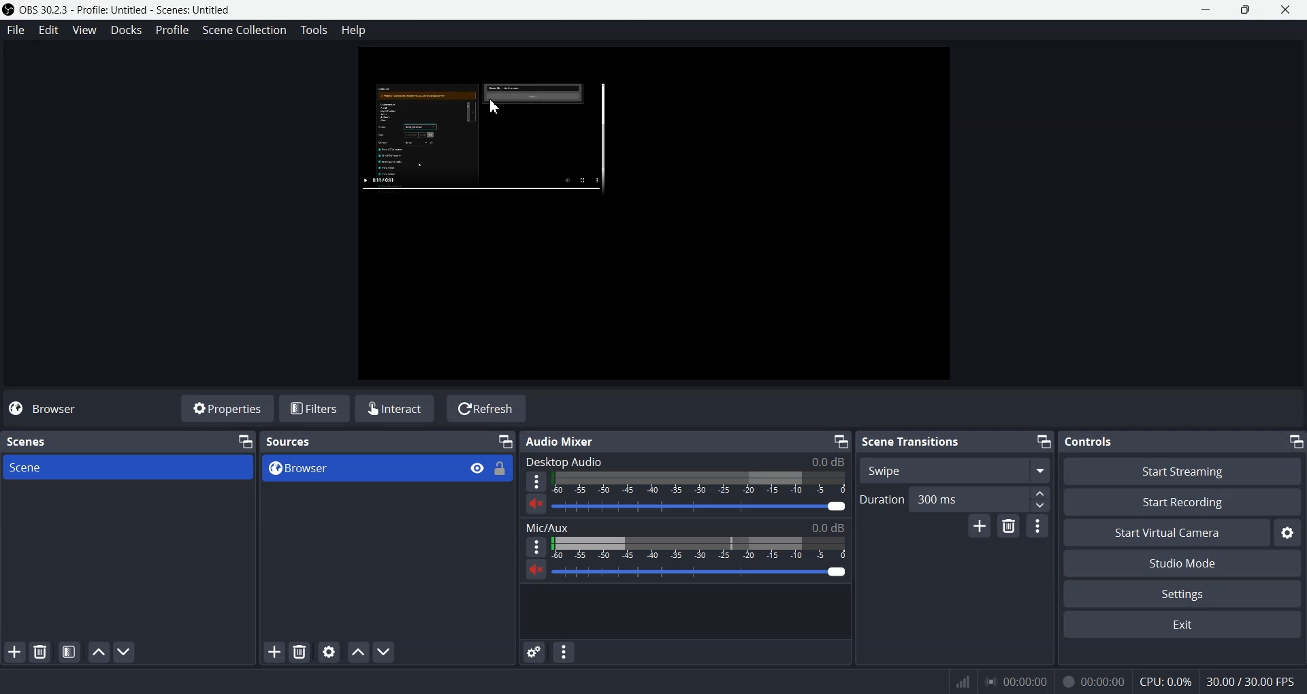 The image size is (1307, 694). What do you see at coordinates (1167, 533) in the screenshot?
I see `Start Virtual Camera` at bounding box center [1167, 533].